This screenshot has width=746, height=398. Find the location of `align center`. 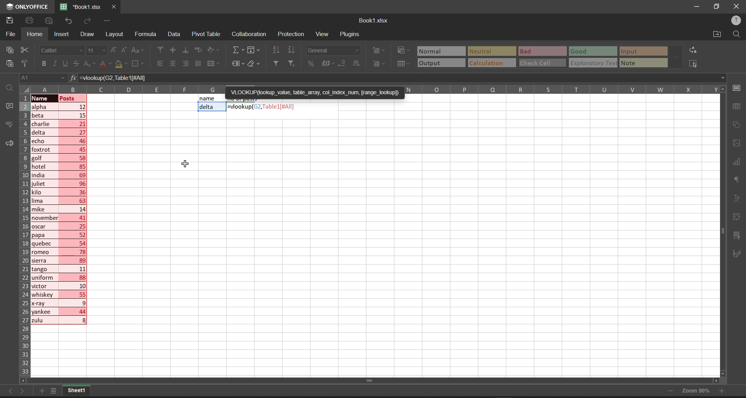

align center is located at coordinates (172, 64).